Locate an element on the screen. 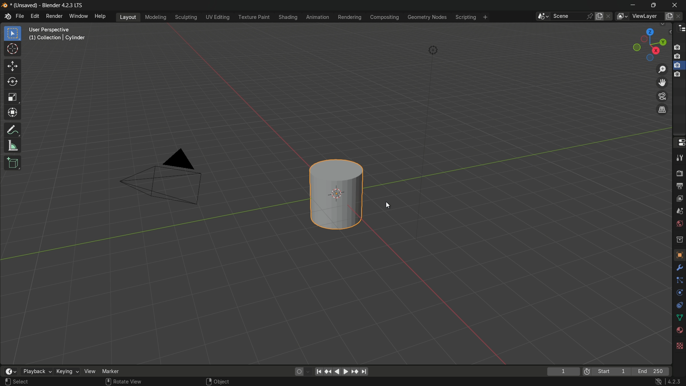  light is located at coordinates (434, 50).